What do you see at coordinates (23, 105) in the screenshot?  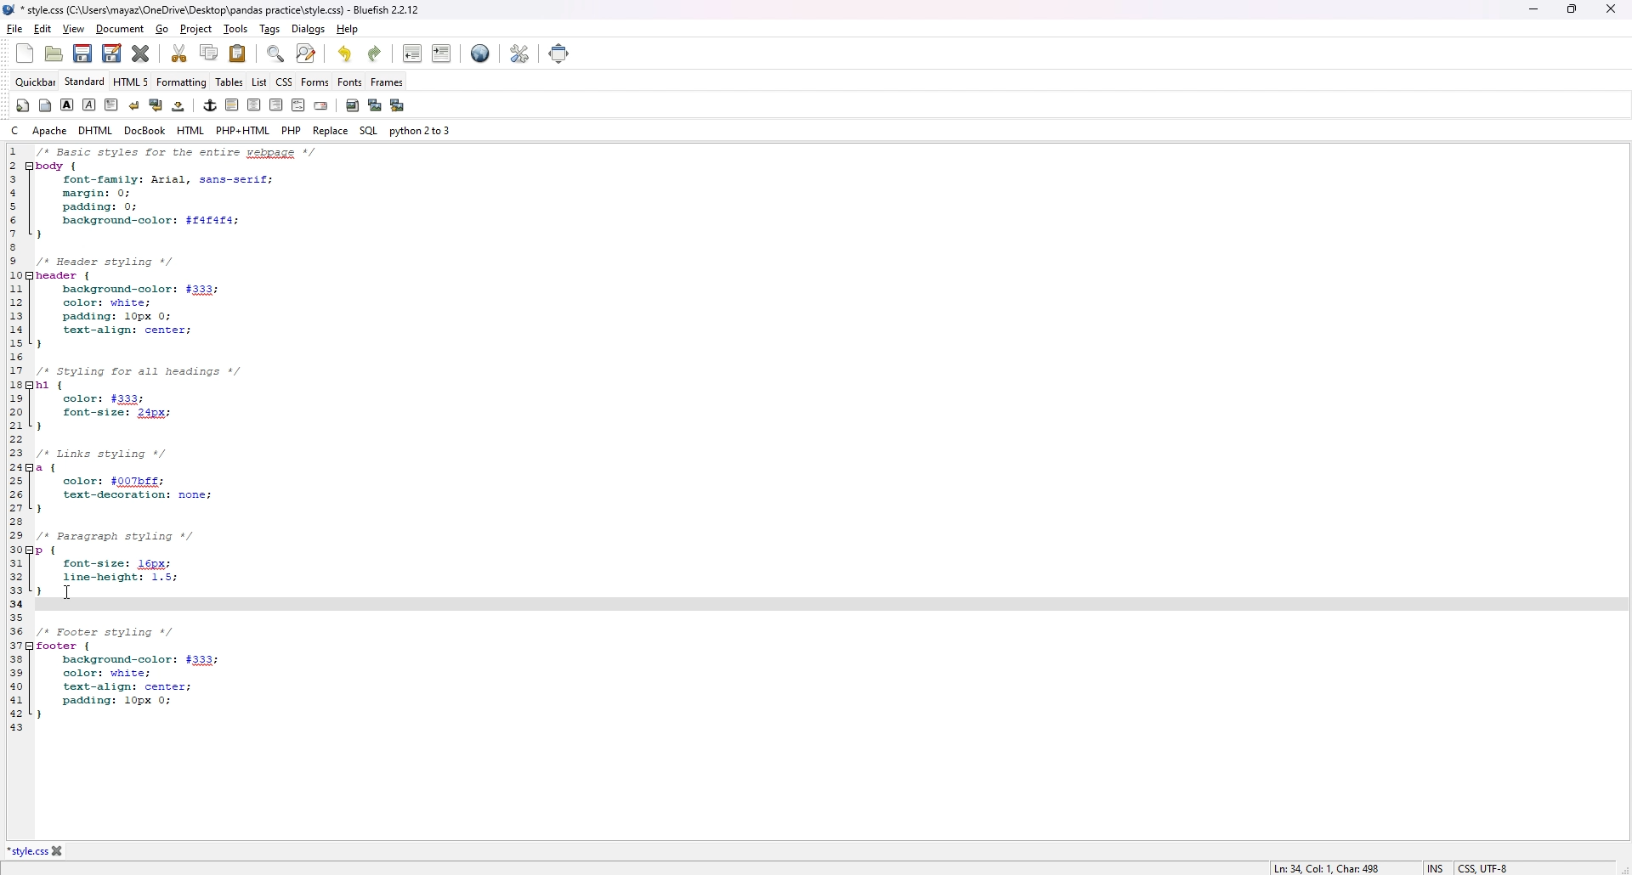 I see `quickstart` at bounding box center [23, 105].